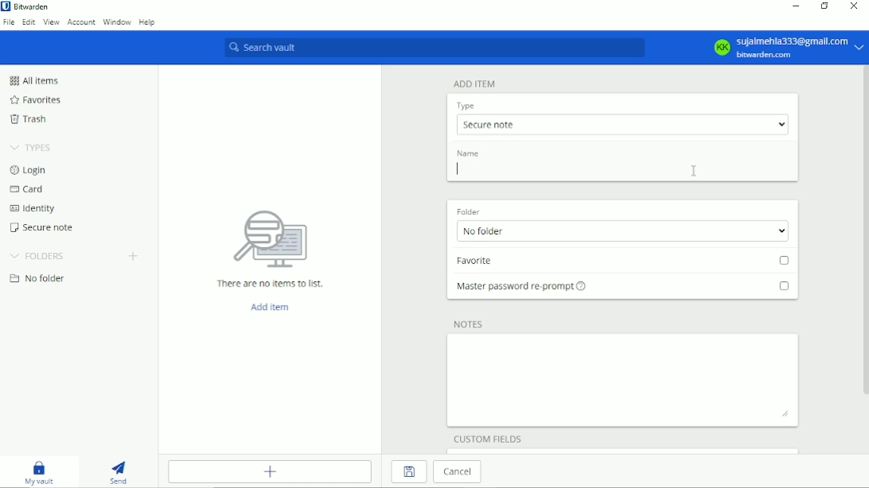 This screenshot has width=869, height=488. I want to click on Cancel, so click(460, 472).